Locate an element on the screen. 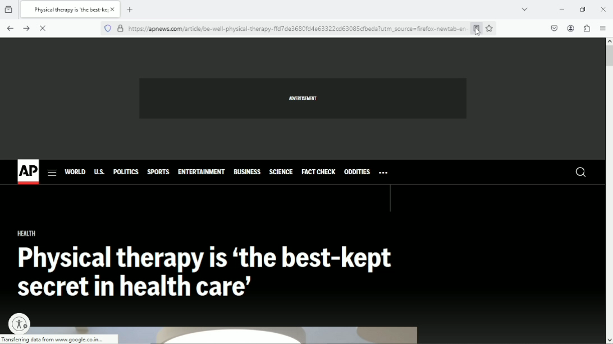 The height and width of the screenshot is (344, 613). OPTIONS is located at coordinates (383, 173).